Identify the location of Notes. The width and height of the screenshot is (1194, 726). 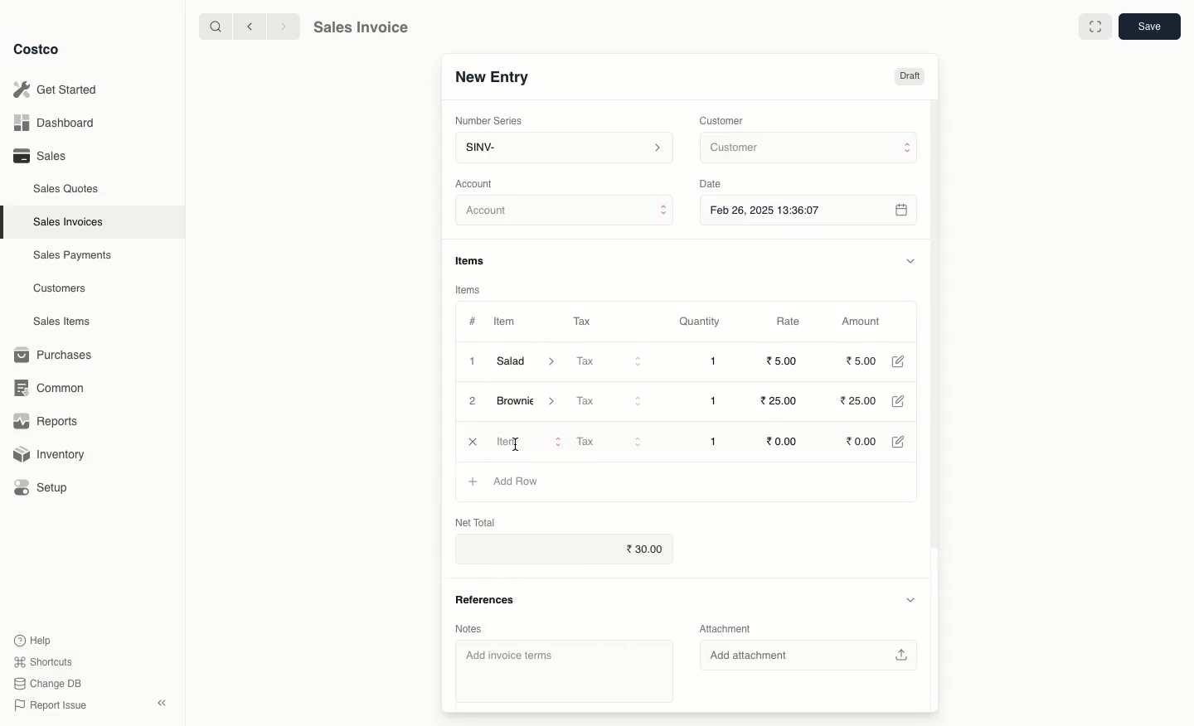
(470, 626).